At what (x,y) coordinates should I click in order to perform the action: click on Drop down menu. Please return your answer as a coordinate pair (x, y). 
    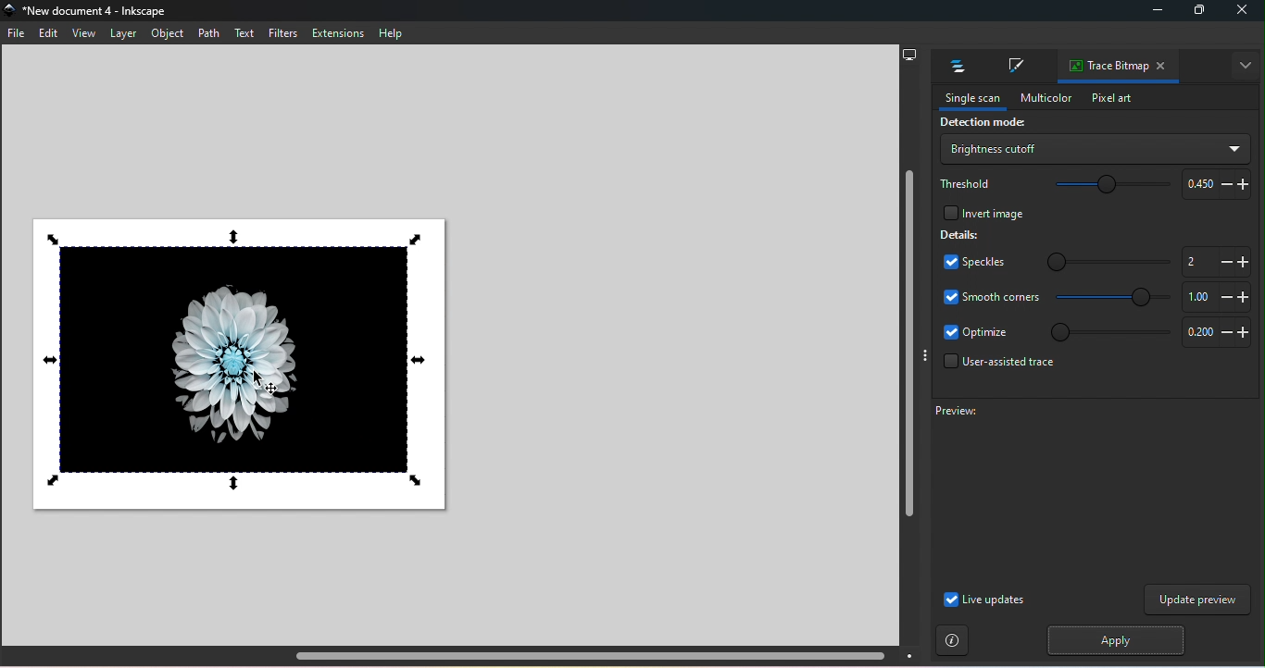
    Looking at the image, I should click on (1094, 152).